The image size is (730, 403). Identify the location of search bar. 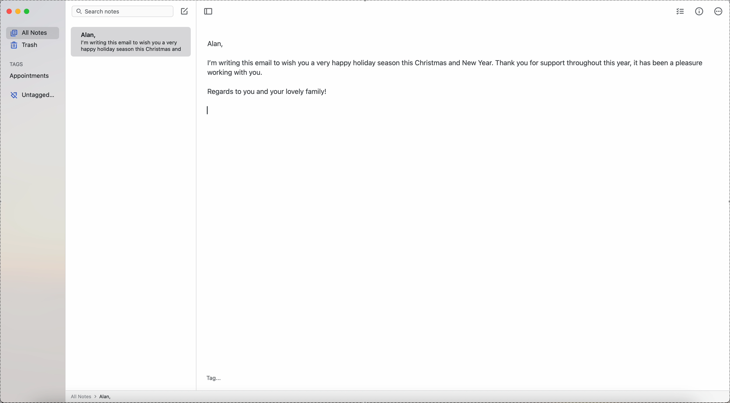
(122, 11).